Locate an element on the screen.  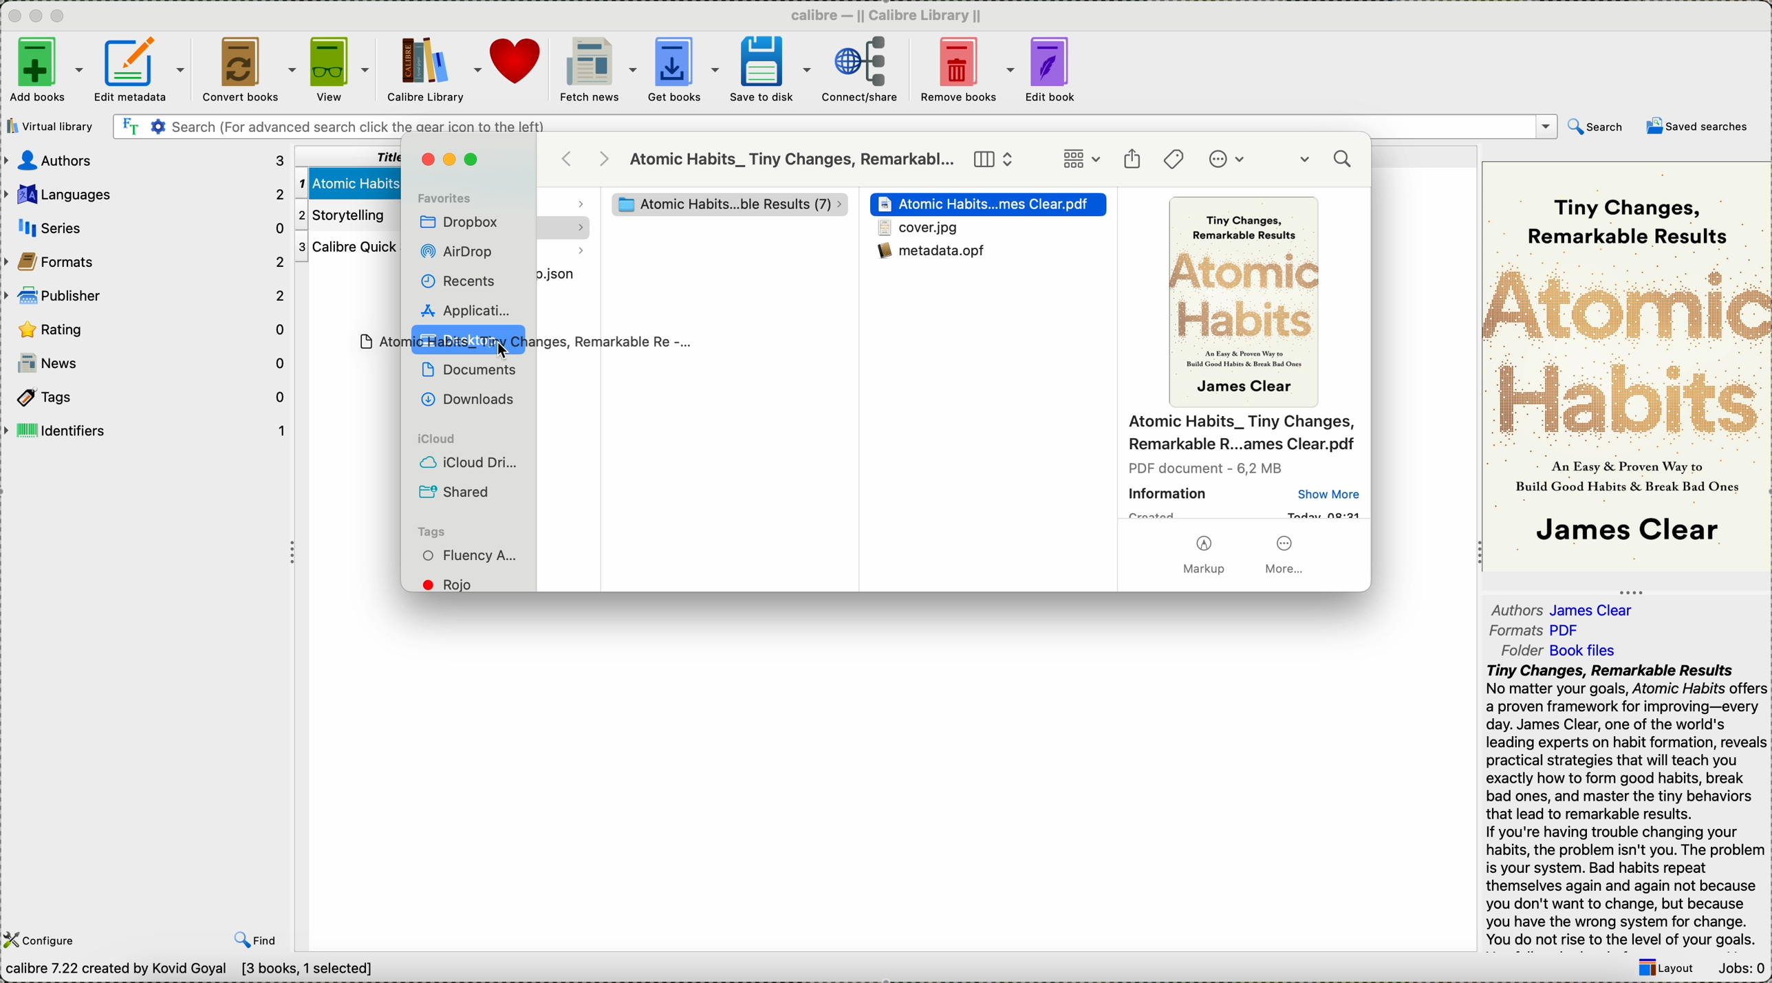
file name is located at coordinates (1242, 435).